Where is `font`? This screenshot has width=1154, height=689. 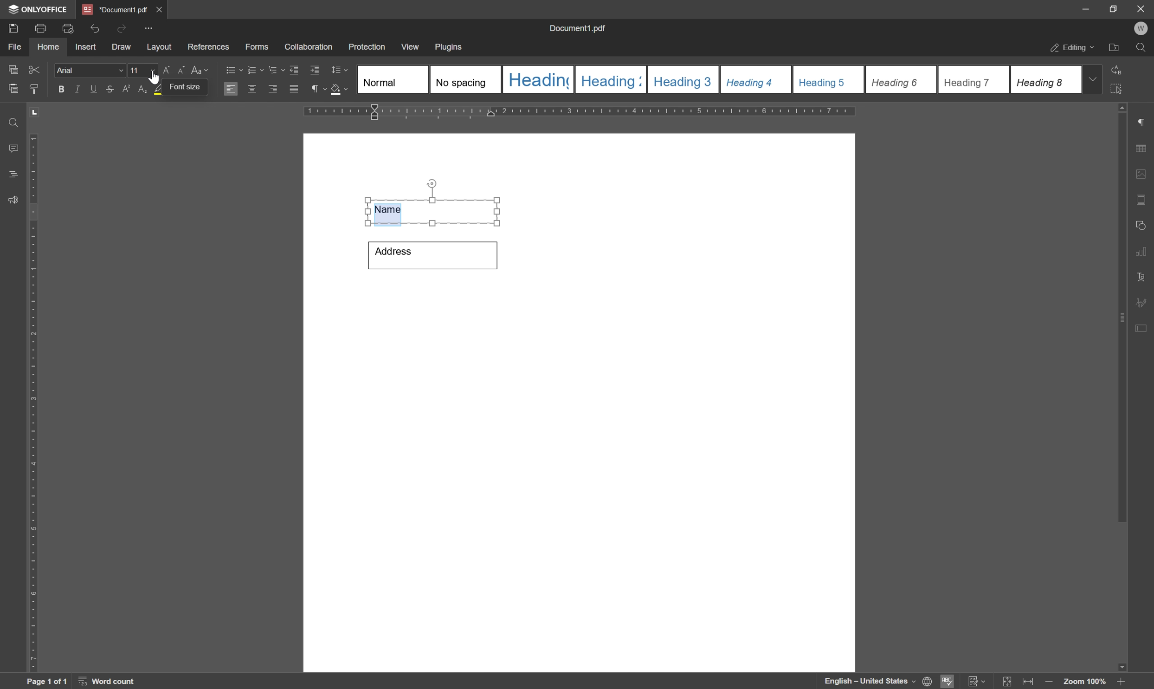
font is located at coordinates (90, 71).